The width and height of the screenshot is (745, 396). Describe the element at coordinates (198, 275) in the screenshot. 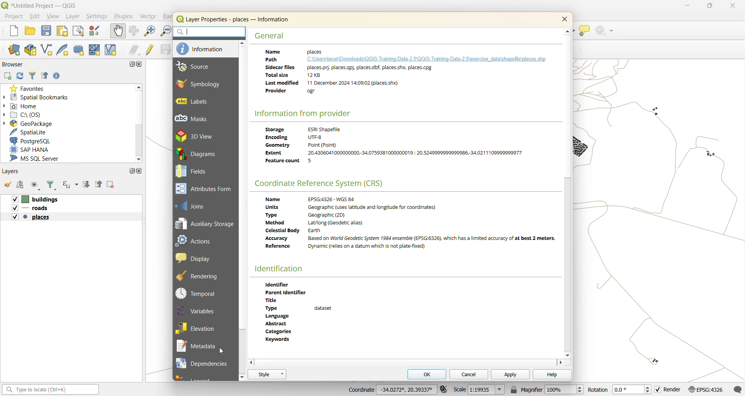

I see `rendering` at that location.